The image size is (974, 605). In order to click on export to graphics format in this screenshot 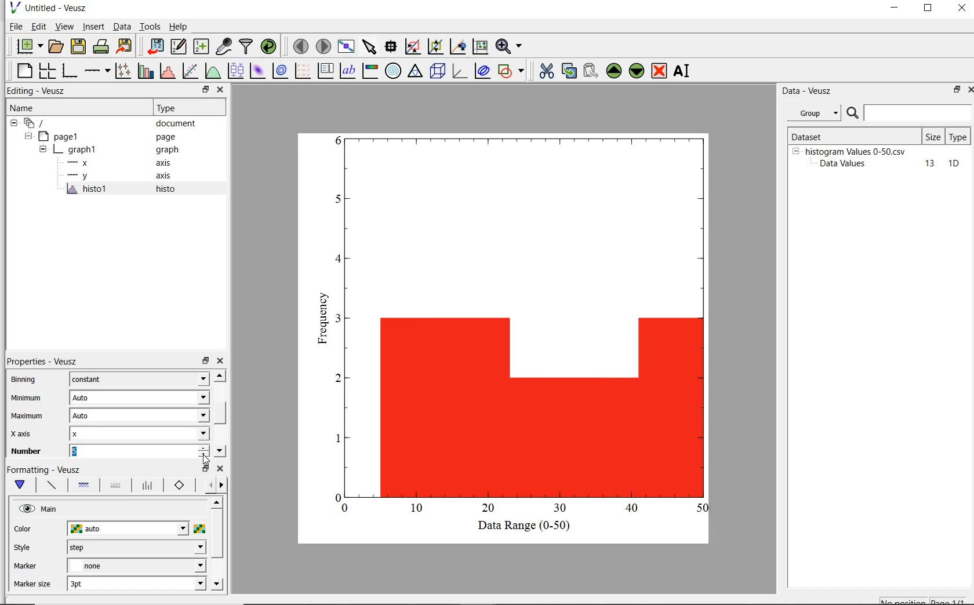, I will do `click(125, 45)`.